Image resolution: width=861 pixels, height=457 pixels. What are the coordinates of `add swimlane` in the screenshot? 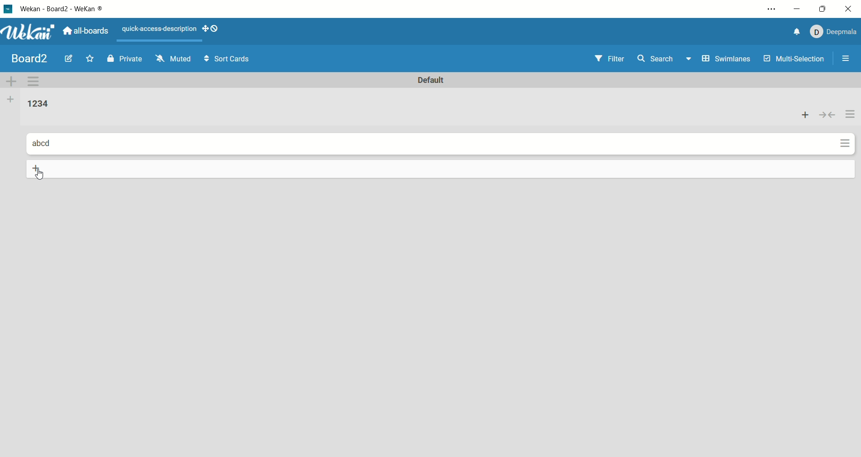 It's located at (12, 79).